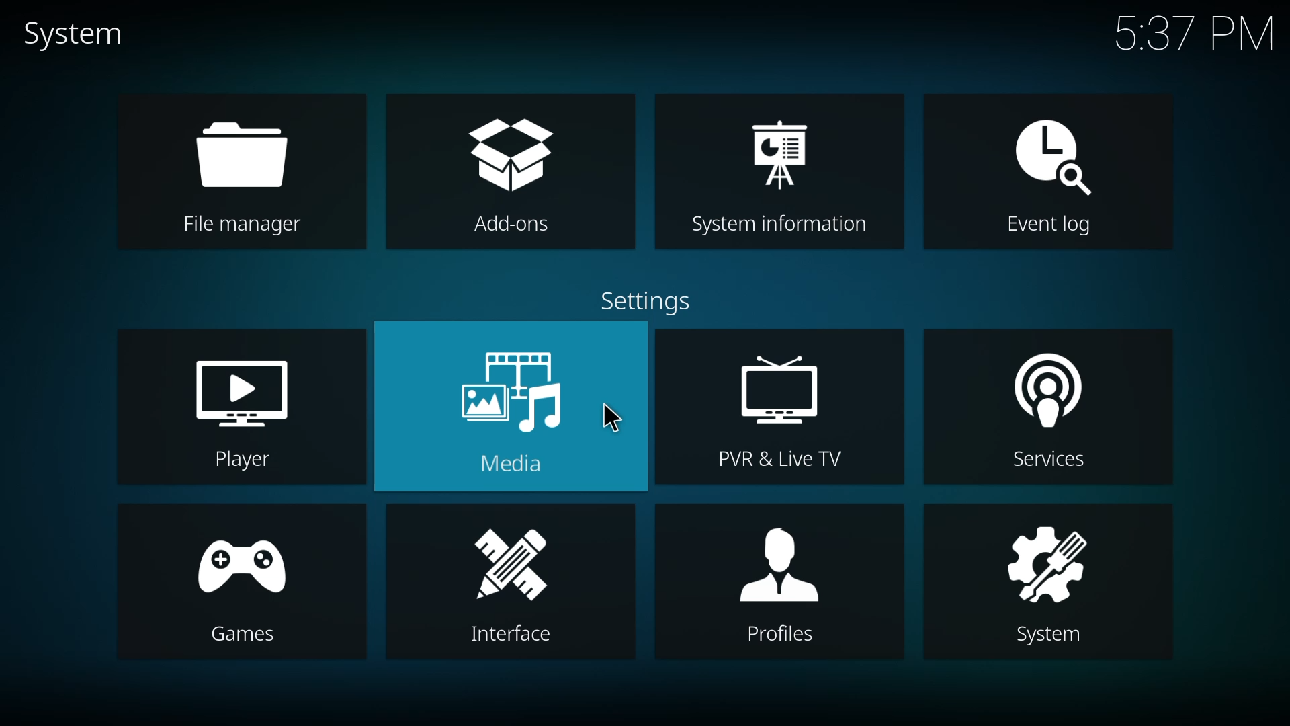  I want to click on Interface, so click(510, 636).